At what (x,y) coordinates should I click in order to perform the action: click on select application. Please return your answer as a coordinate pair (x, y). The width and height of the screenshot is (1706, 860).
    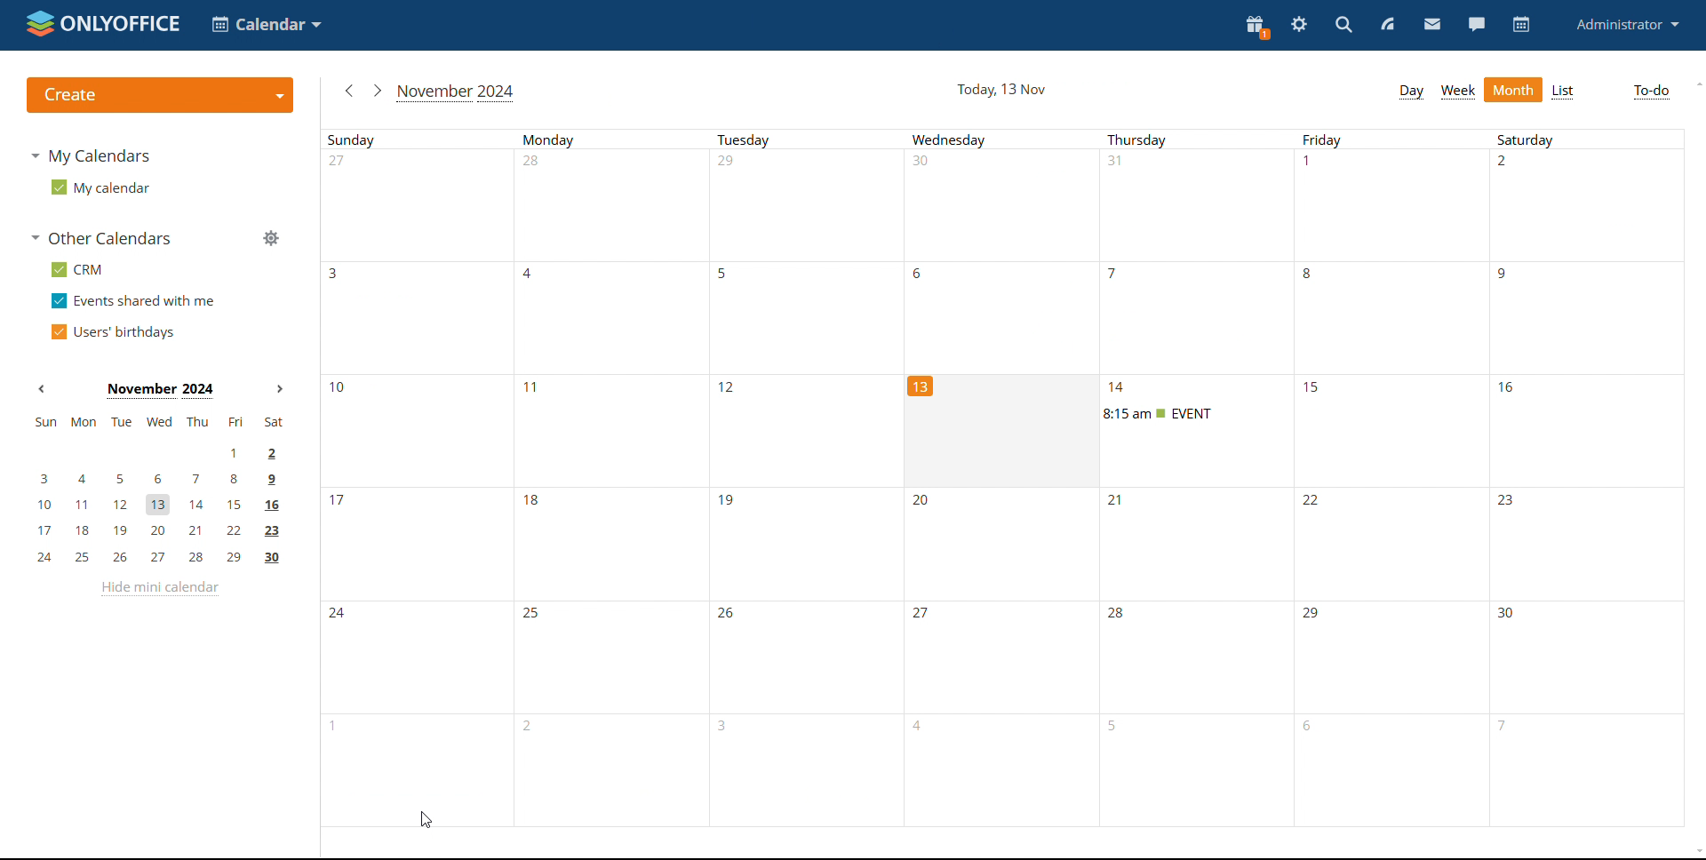
    Looking at the image, I should click on (266, 24).